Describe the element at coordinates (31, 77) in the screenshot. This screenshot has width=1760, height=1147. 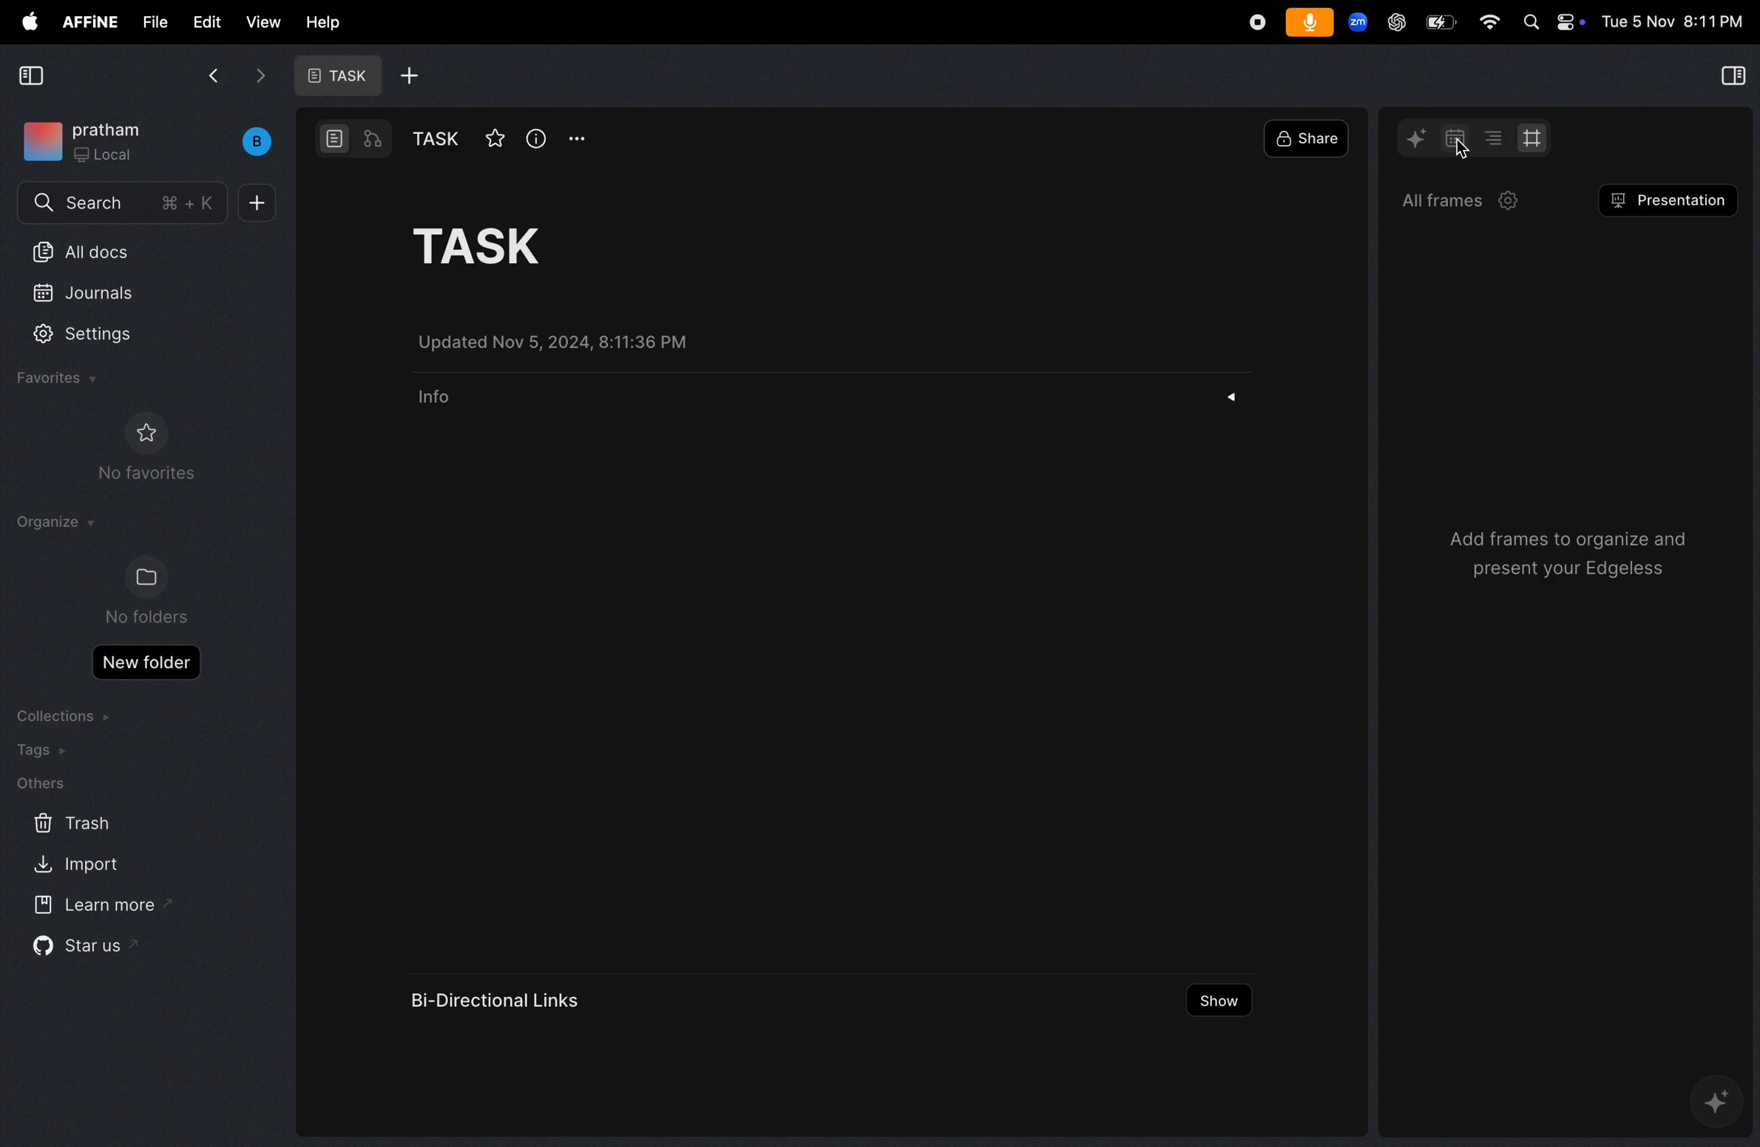
I see `collapse side bar` at that location.